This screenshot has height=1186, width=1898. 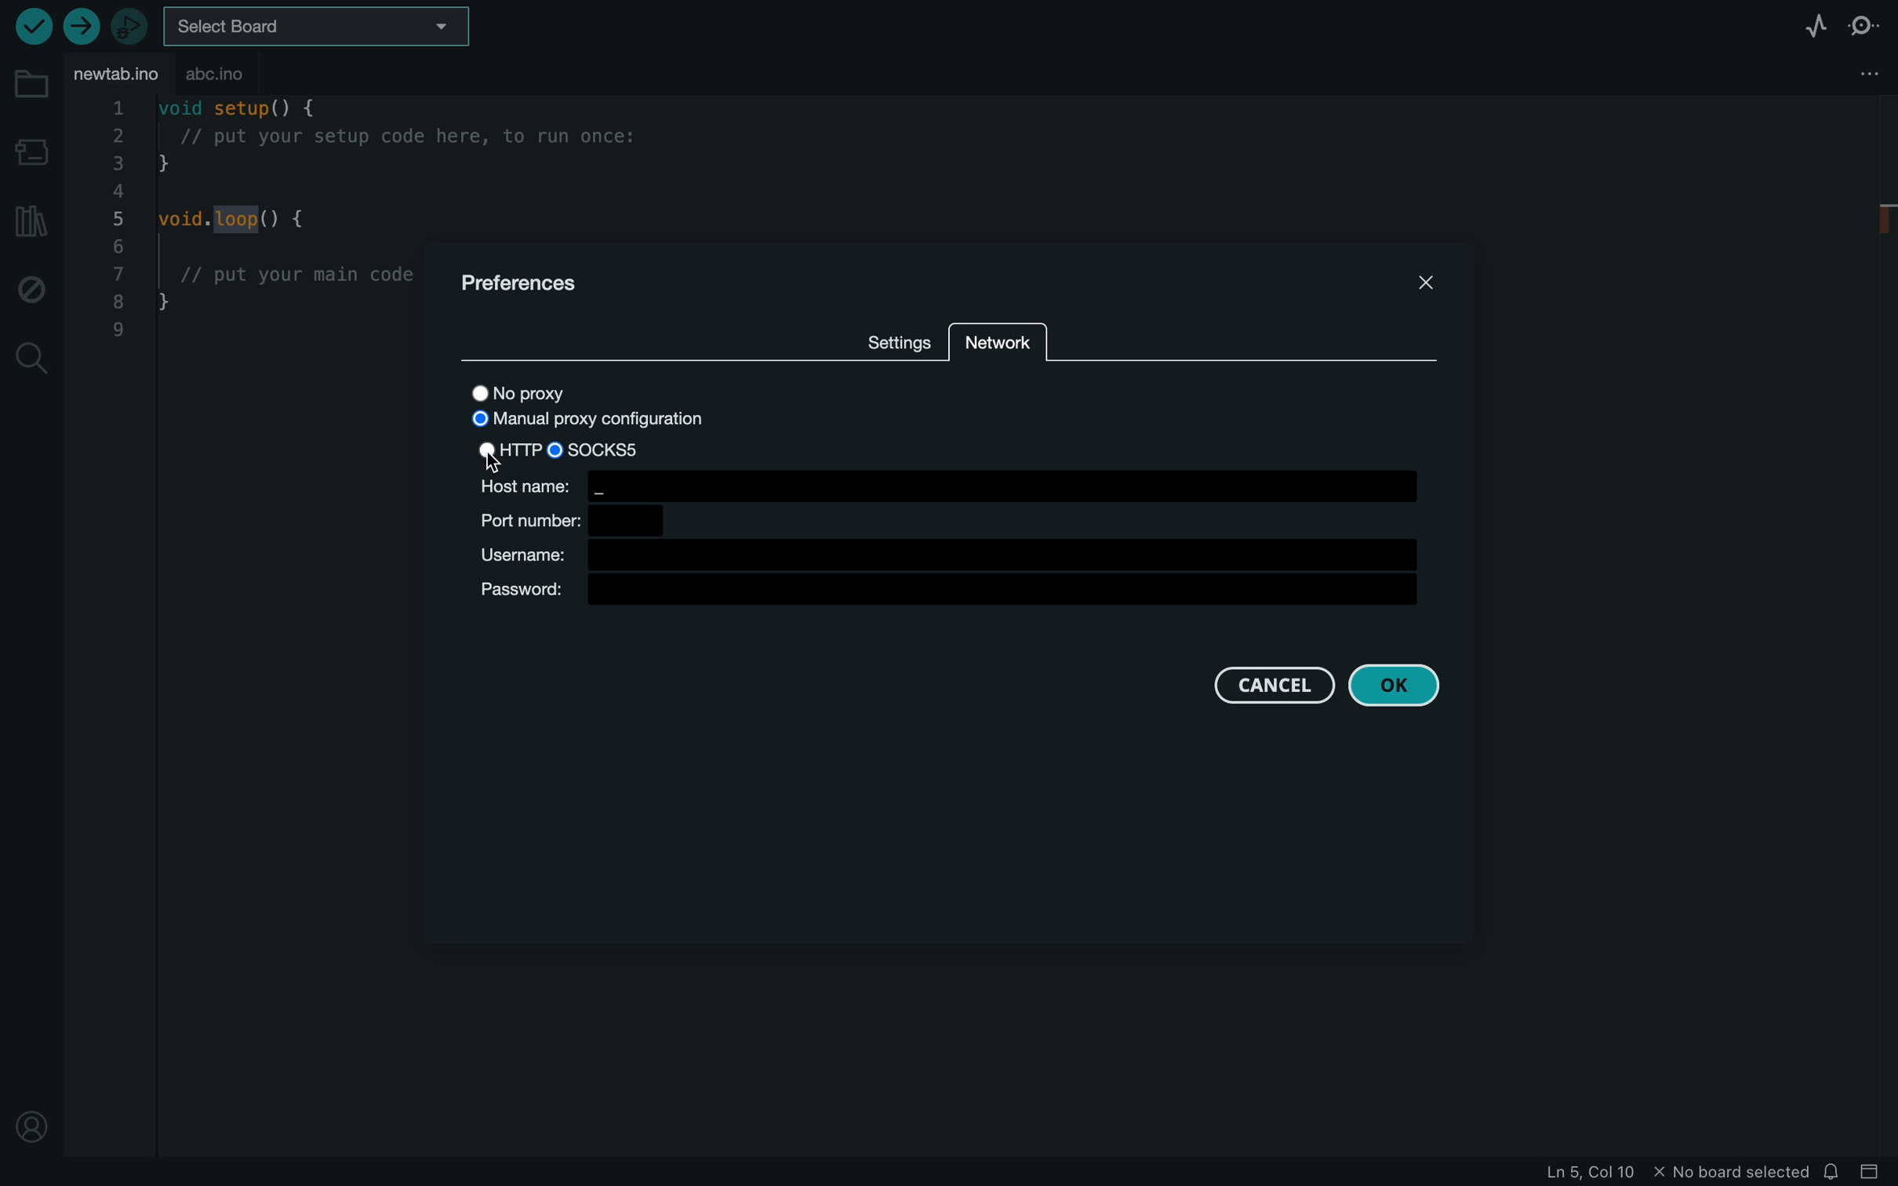 What do you see at coordinates (1835, 1173) in the screenshot?
I see `notification` at bounding box center [1835, 1173].